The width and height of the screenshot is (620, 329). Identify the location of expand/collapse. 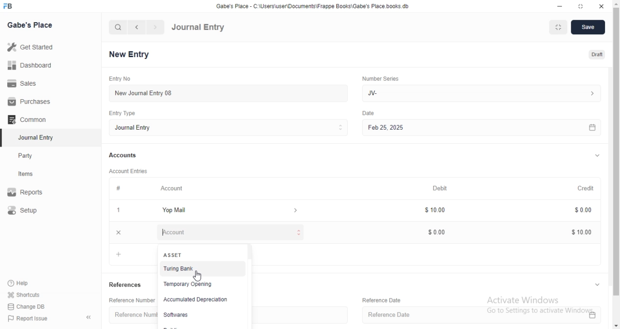
(599, 156).